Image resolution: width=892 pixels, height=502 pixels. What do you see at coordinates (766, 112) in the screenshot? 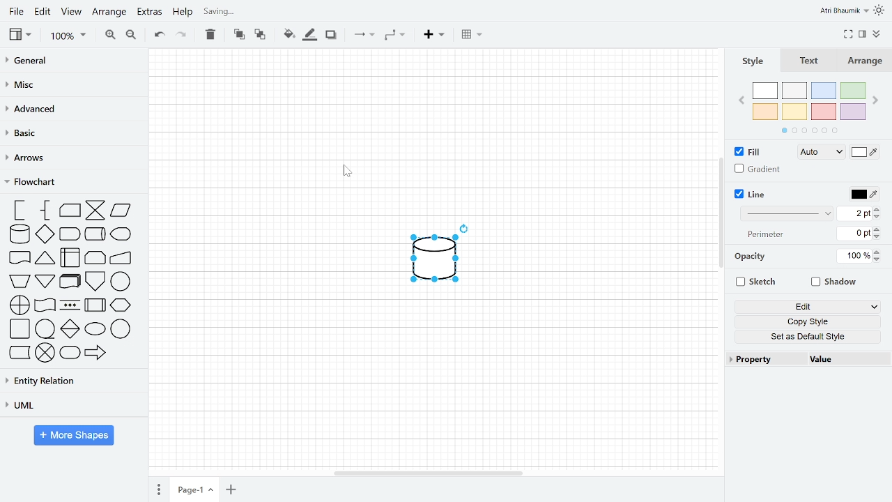
I see `orange` at bounding box center [766, 112].